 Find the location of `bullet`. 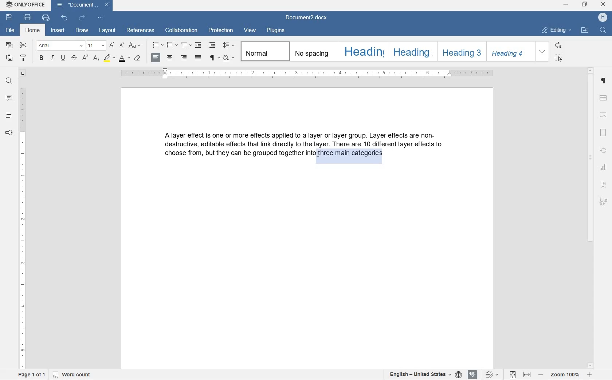

bullet is located at coordinates (157, 45).